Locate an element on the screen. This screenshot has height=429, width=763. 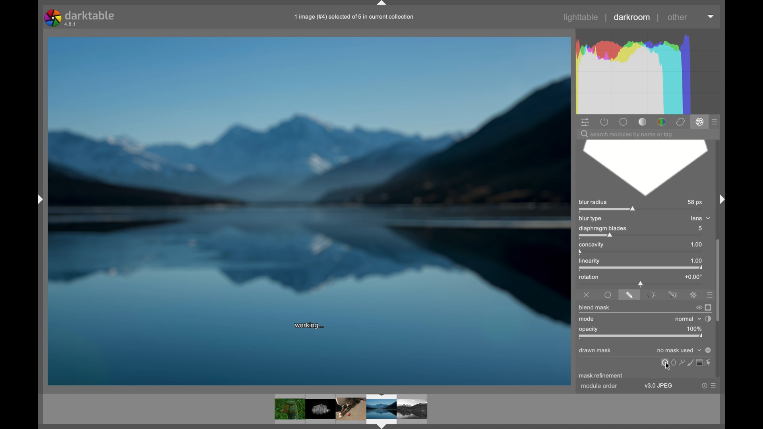
no mask used dropdown is located at coordinates (678, 351).